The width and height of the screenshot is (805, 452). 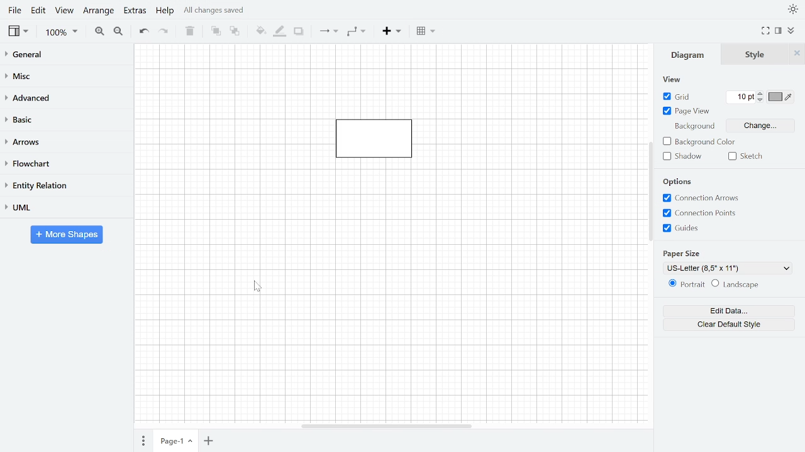 What do you see at coordinates (65, 119) in the screenshot?
I see `Basic` at bounding box center [65, 119].